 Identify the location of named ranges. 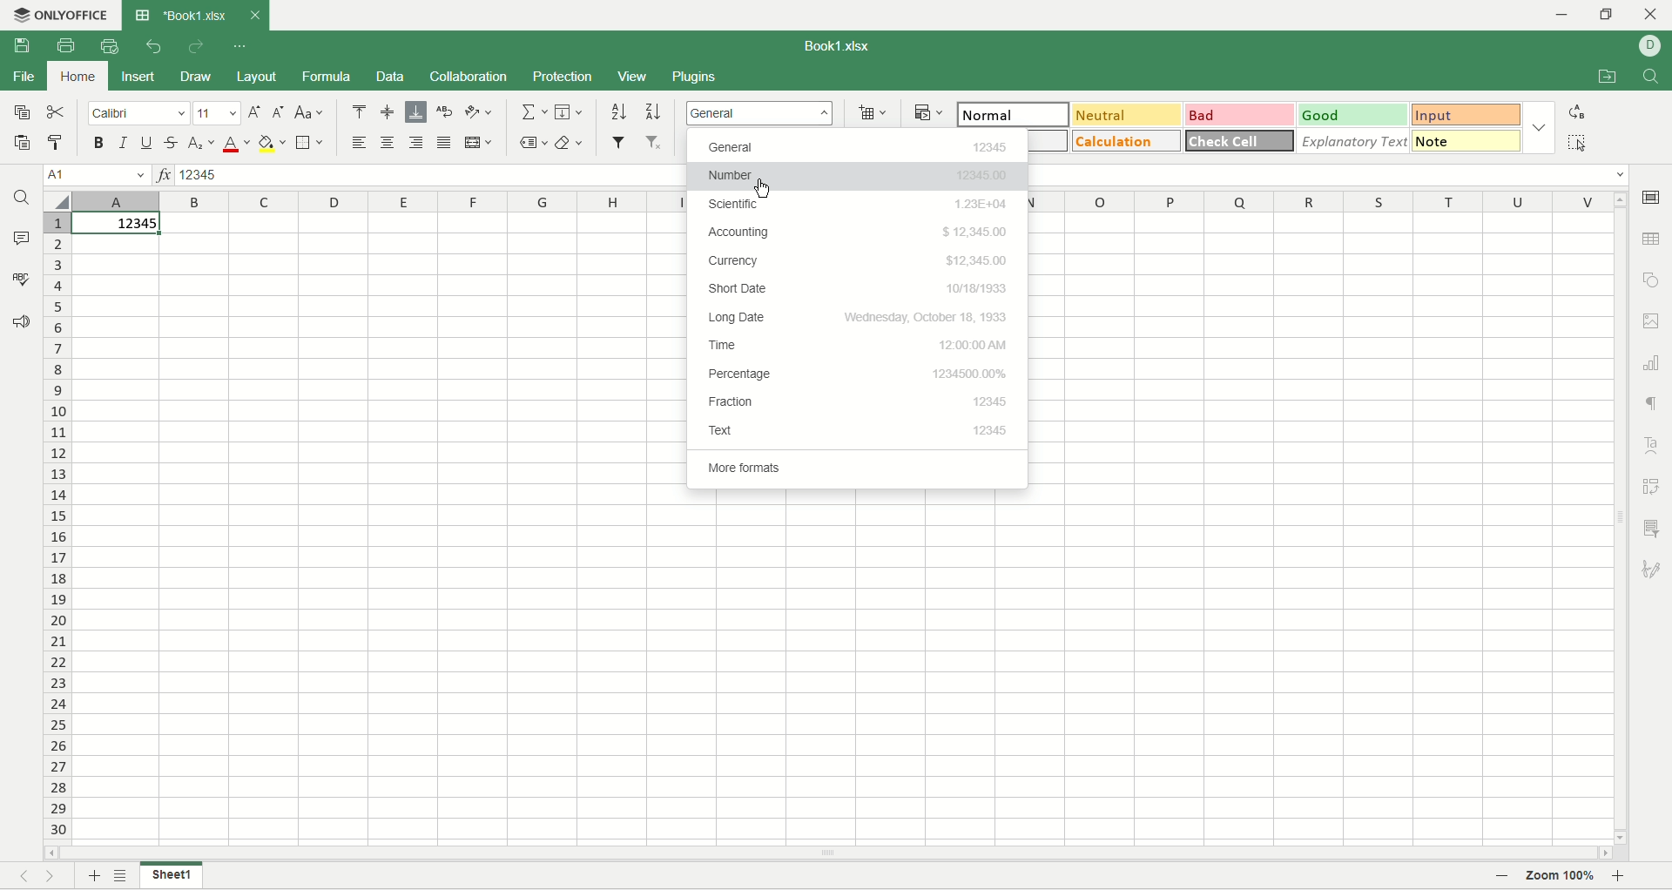
(535, 144).